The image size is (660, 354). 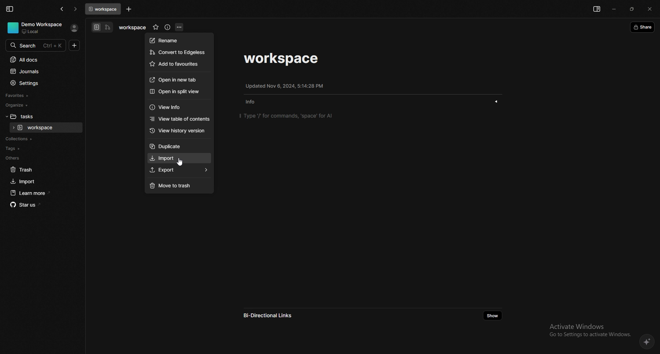 I want to click on search bar, so click(x=36, y=45).